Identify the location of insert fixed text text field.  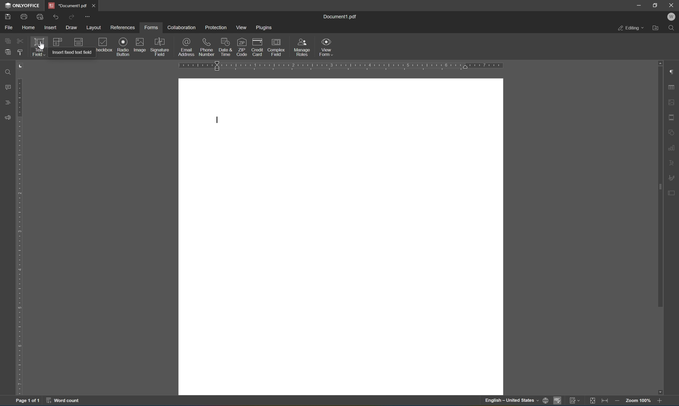
(70, 52).